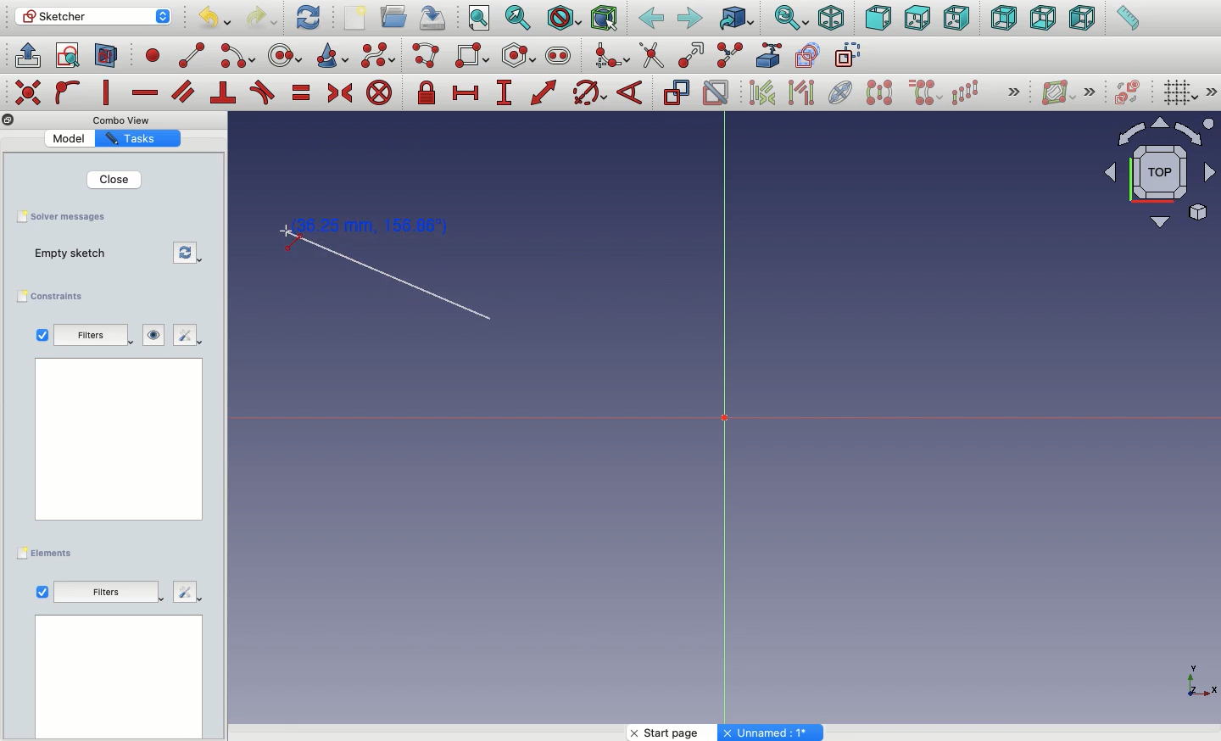  Describe the element at coordinates (187, 253) in the screenshot. I see `Refresh` at that location.